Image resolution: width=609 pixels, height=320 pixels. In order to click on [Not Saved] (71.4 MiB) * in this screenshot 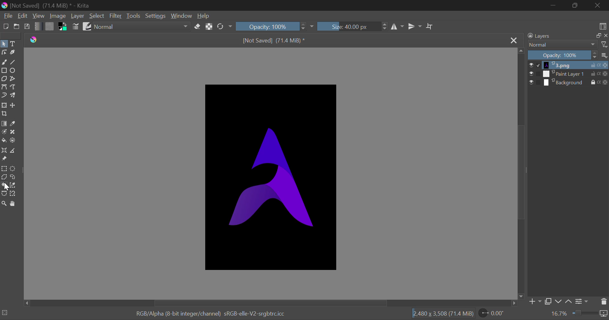, I will do `click(275, 41)`.